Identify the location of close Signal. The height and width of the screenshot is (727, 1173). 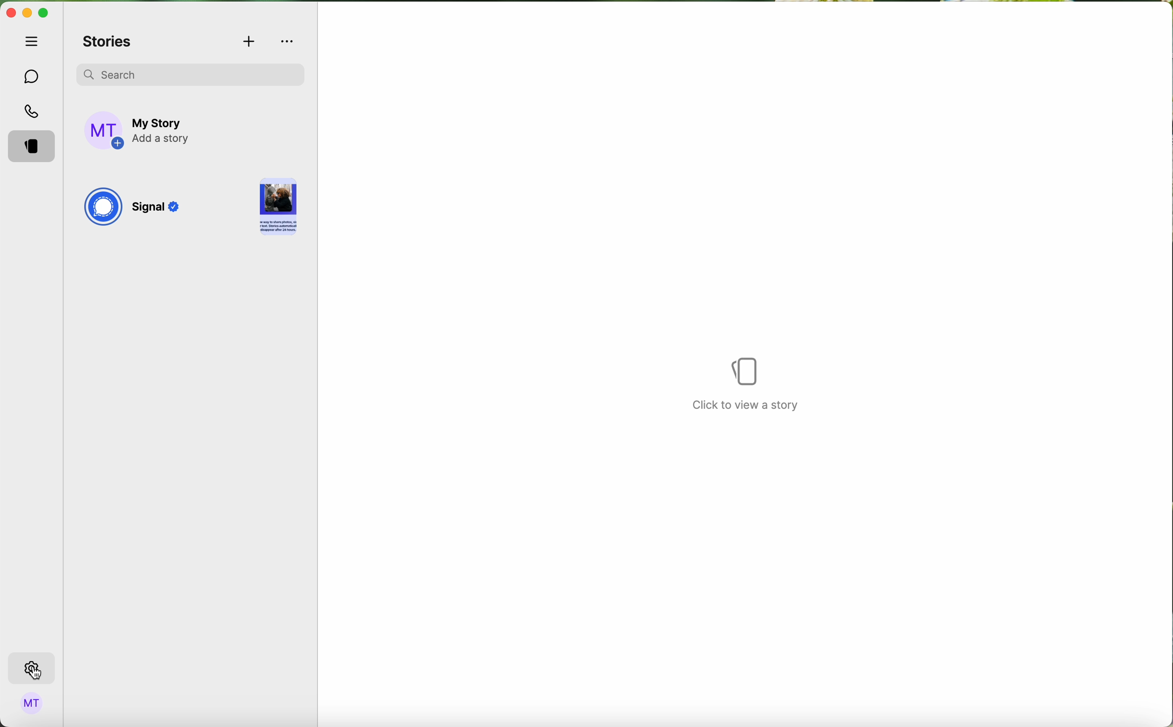
(10, 13).